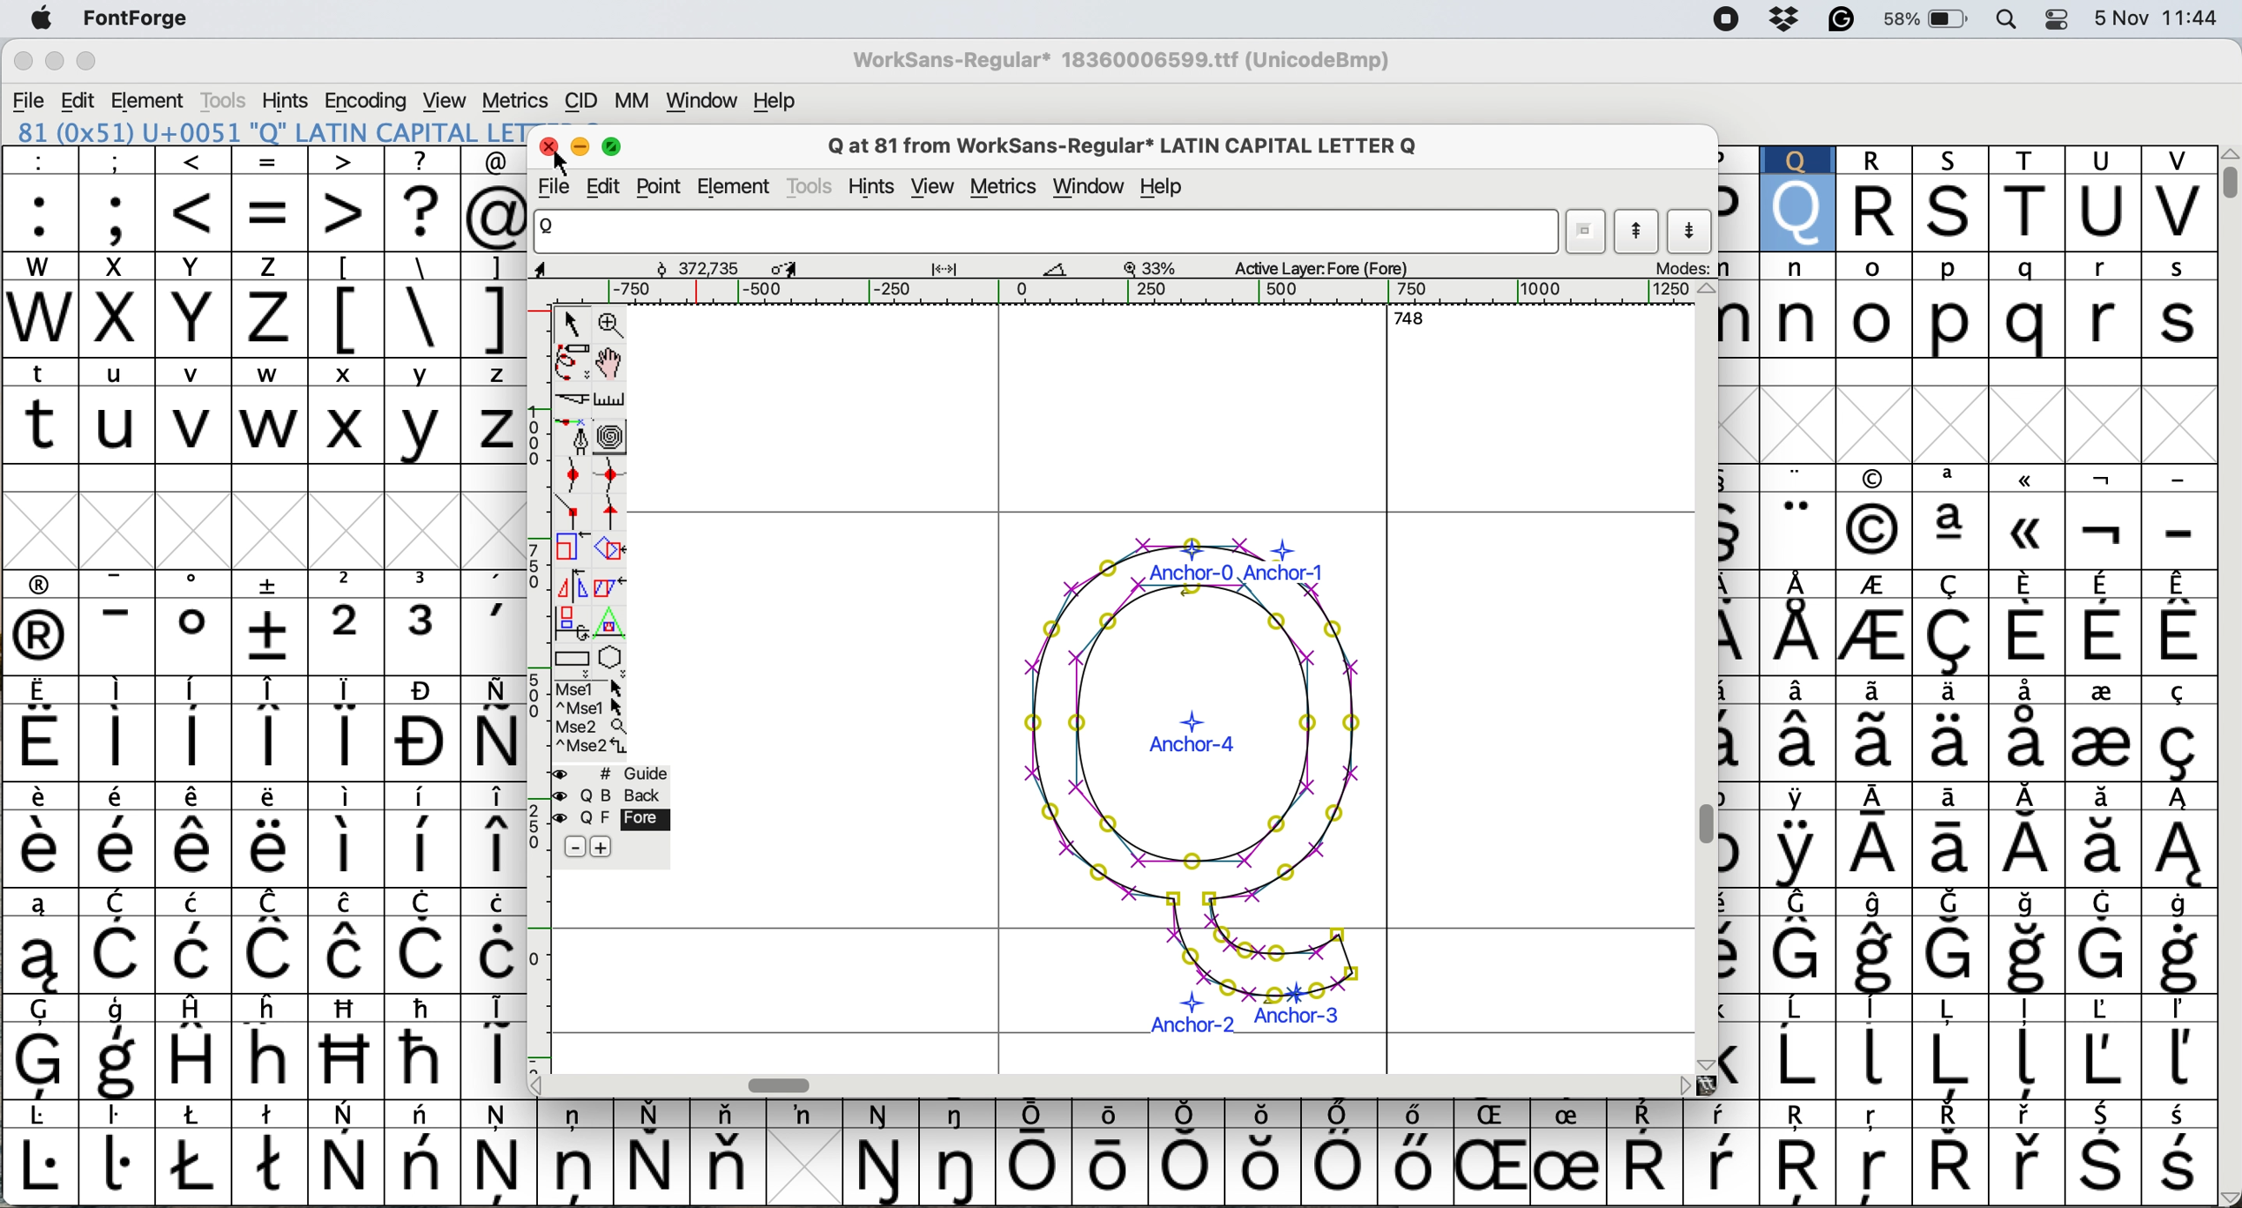  I want to click on add a point then drag out its points, so click(572, 439).